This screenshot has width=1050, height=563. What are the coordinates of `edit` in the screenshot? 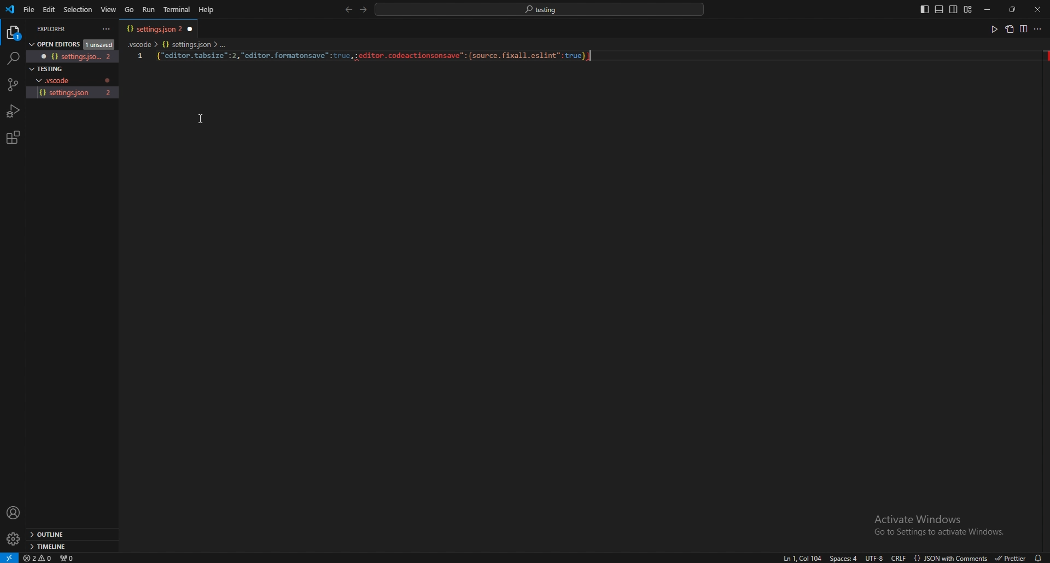 It's located at (48, 10).